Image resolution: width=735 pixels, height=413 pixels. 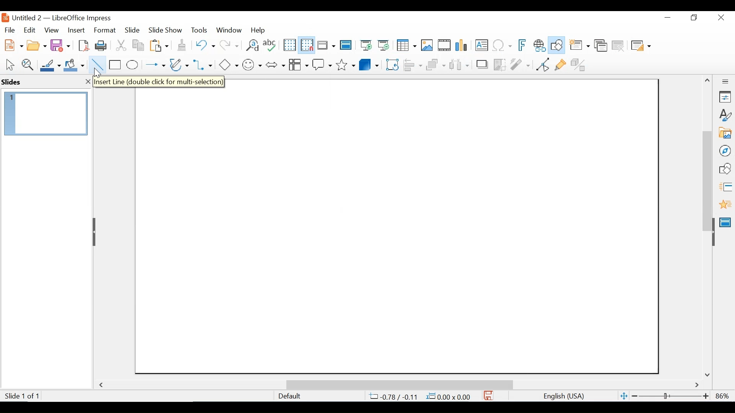 I want to click on Clone Formatting, so click(x=183, y=45).